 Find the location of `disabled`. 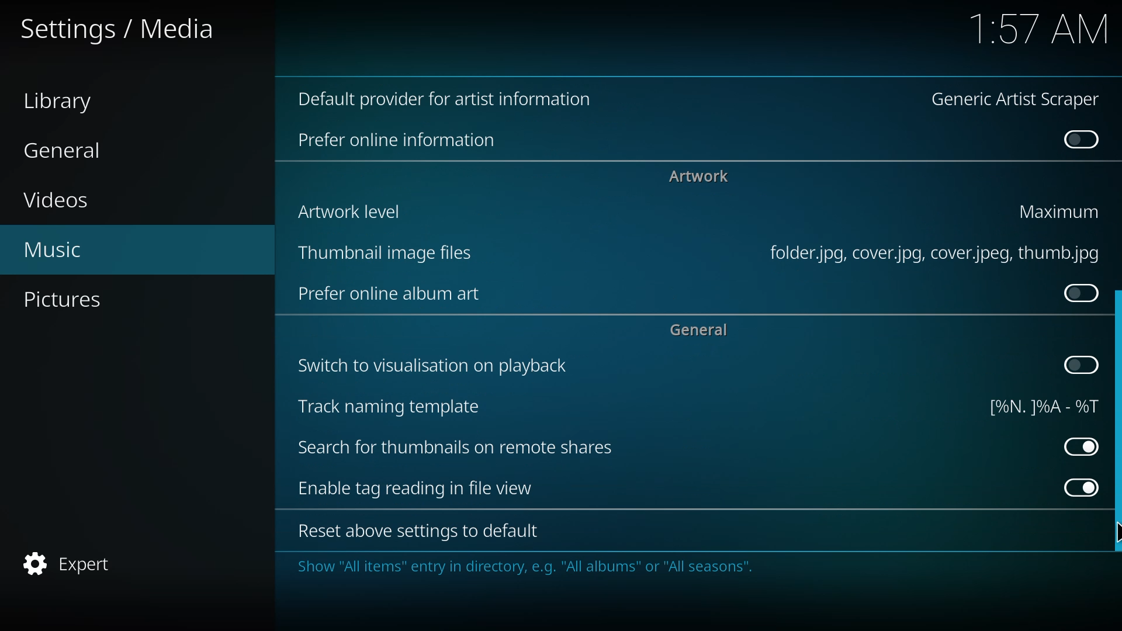

disabled is located at coordinates (1080, 141).